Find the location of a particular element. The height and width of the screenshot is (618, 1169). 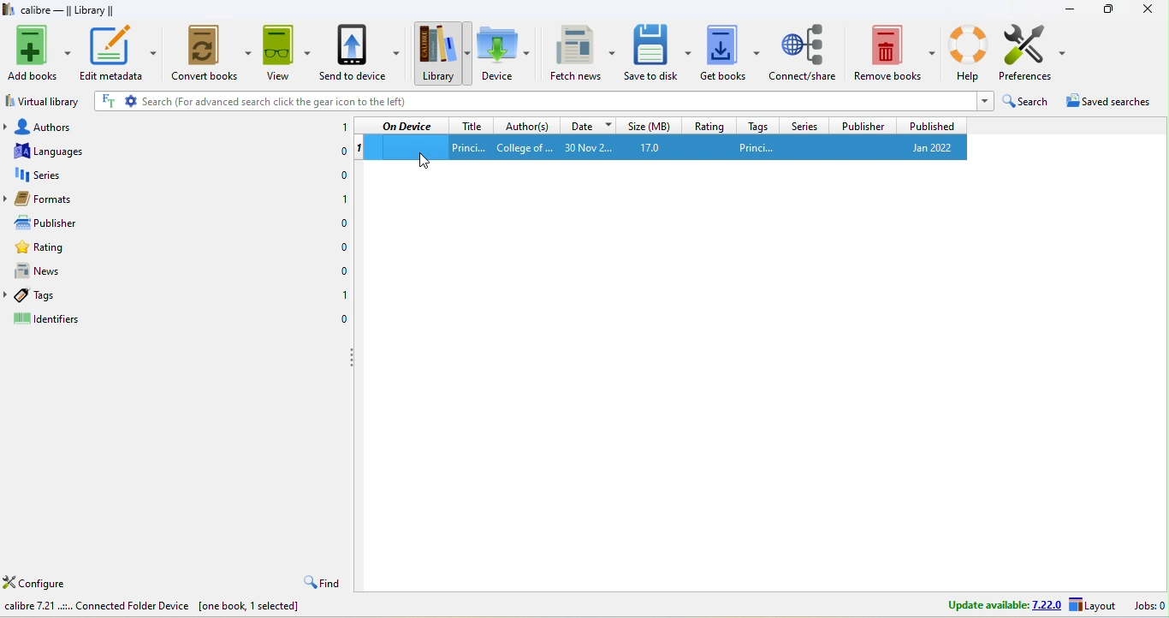

virtual library is located at coordinates (45, 100).